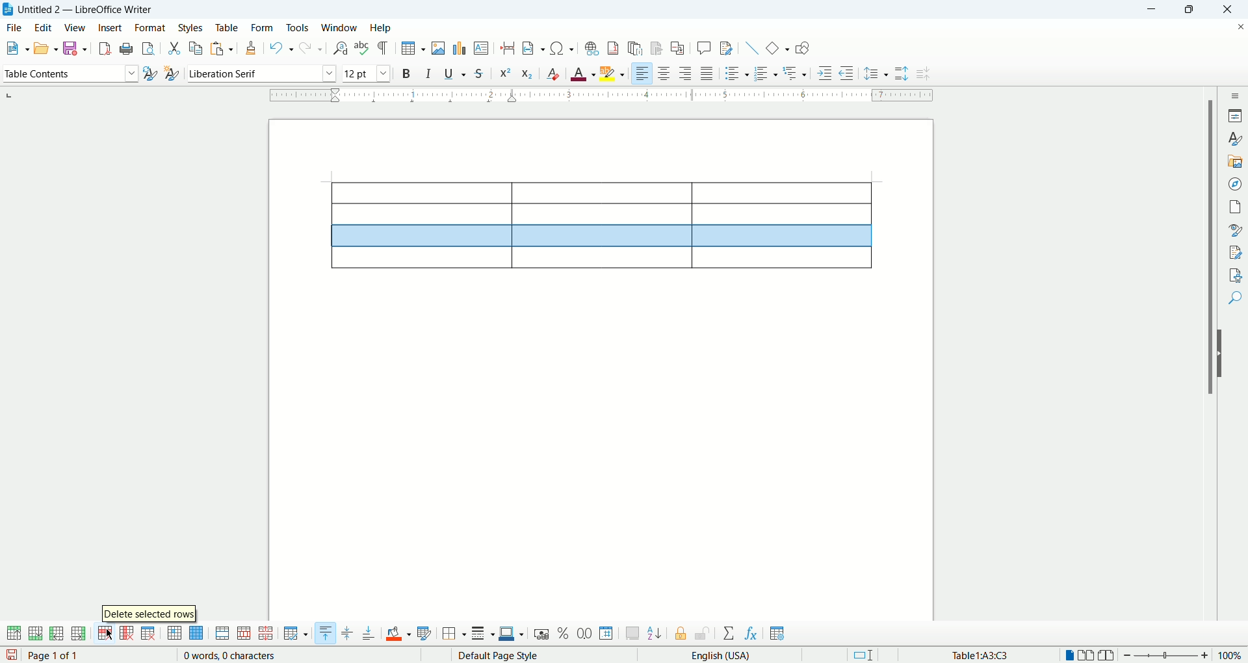 The height and width of the screenshot is (663, 1248). What do you see at coordinates (583, 74) in the screenshot?
I see `font color` at bounding box center [583, 74].